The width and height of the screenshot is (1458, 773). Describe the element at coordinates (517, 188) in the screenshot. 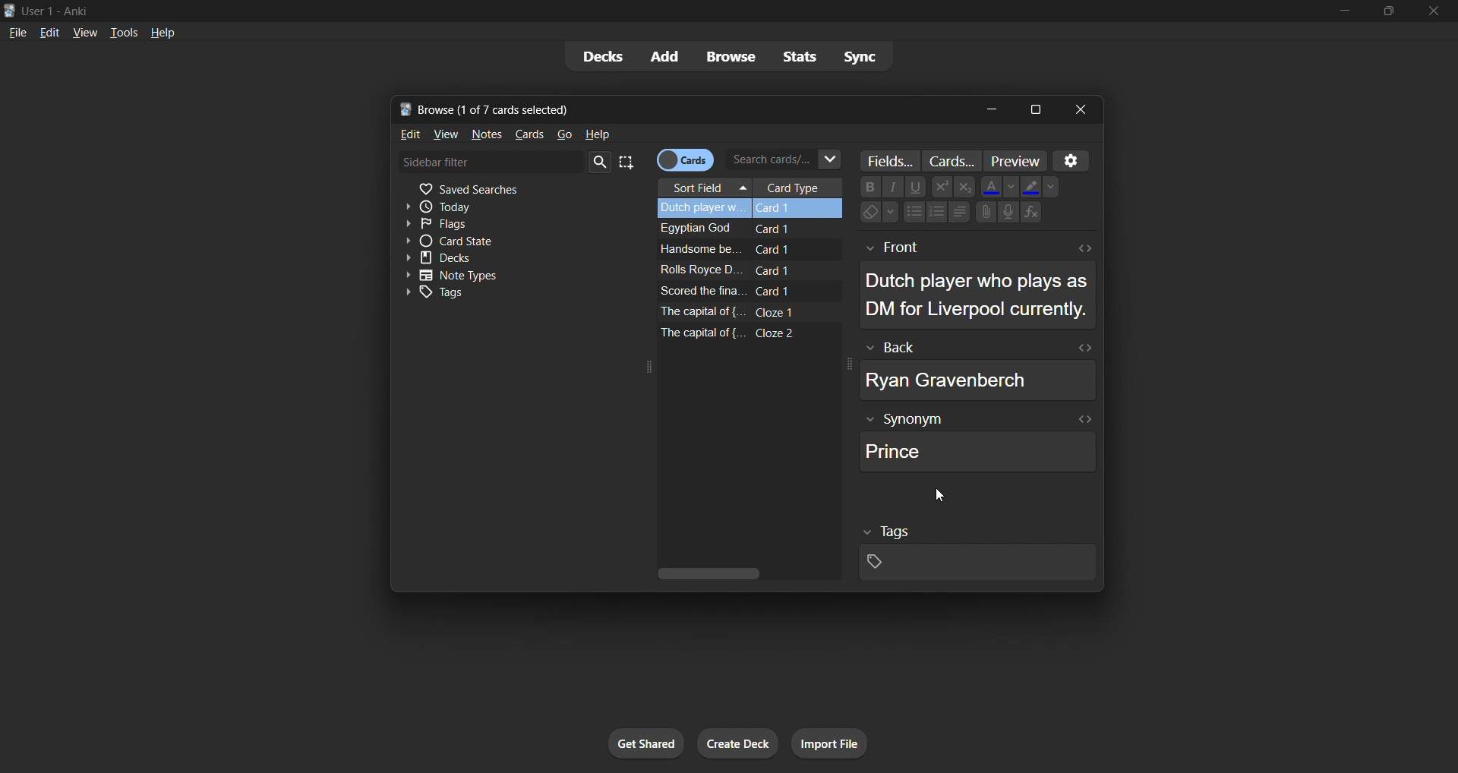

I see `saved searches` at that location.